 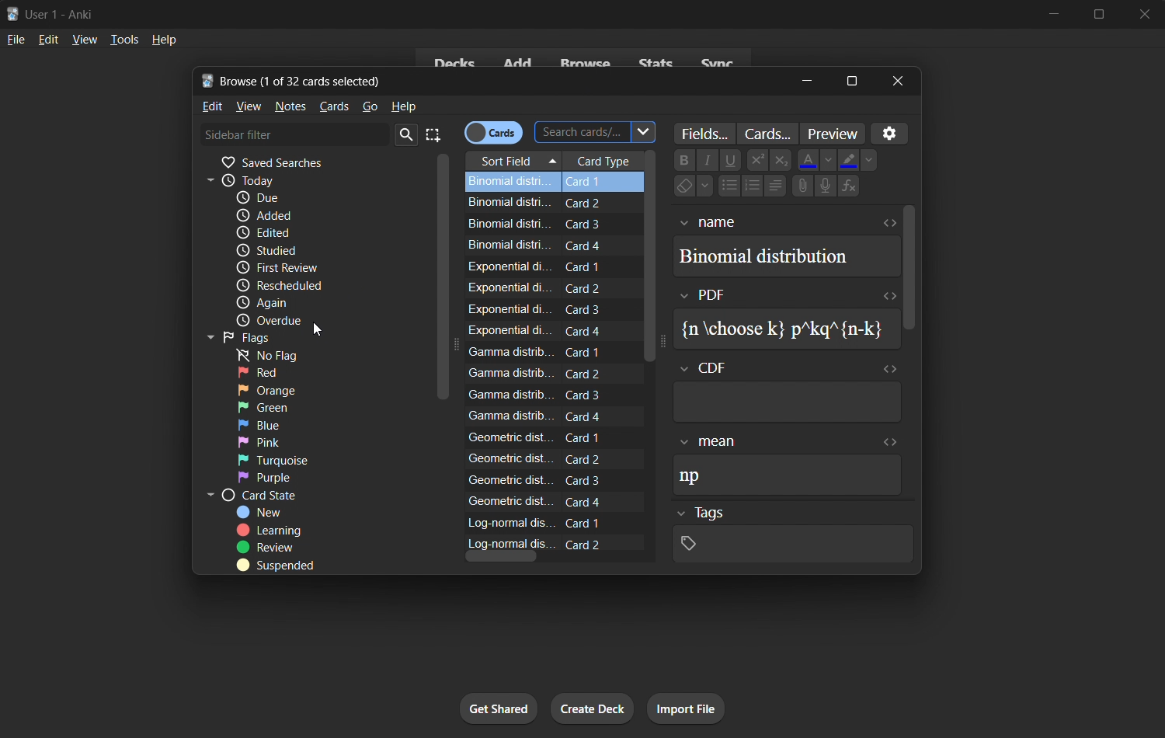 I want to click on Binomial distribution, so click(x=777, y=256).